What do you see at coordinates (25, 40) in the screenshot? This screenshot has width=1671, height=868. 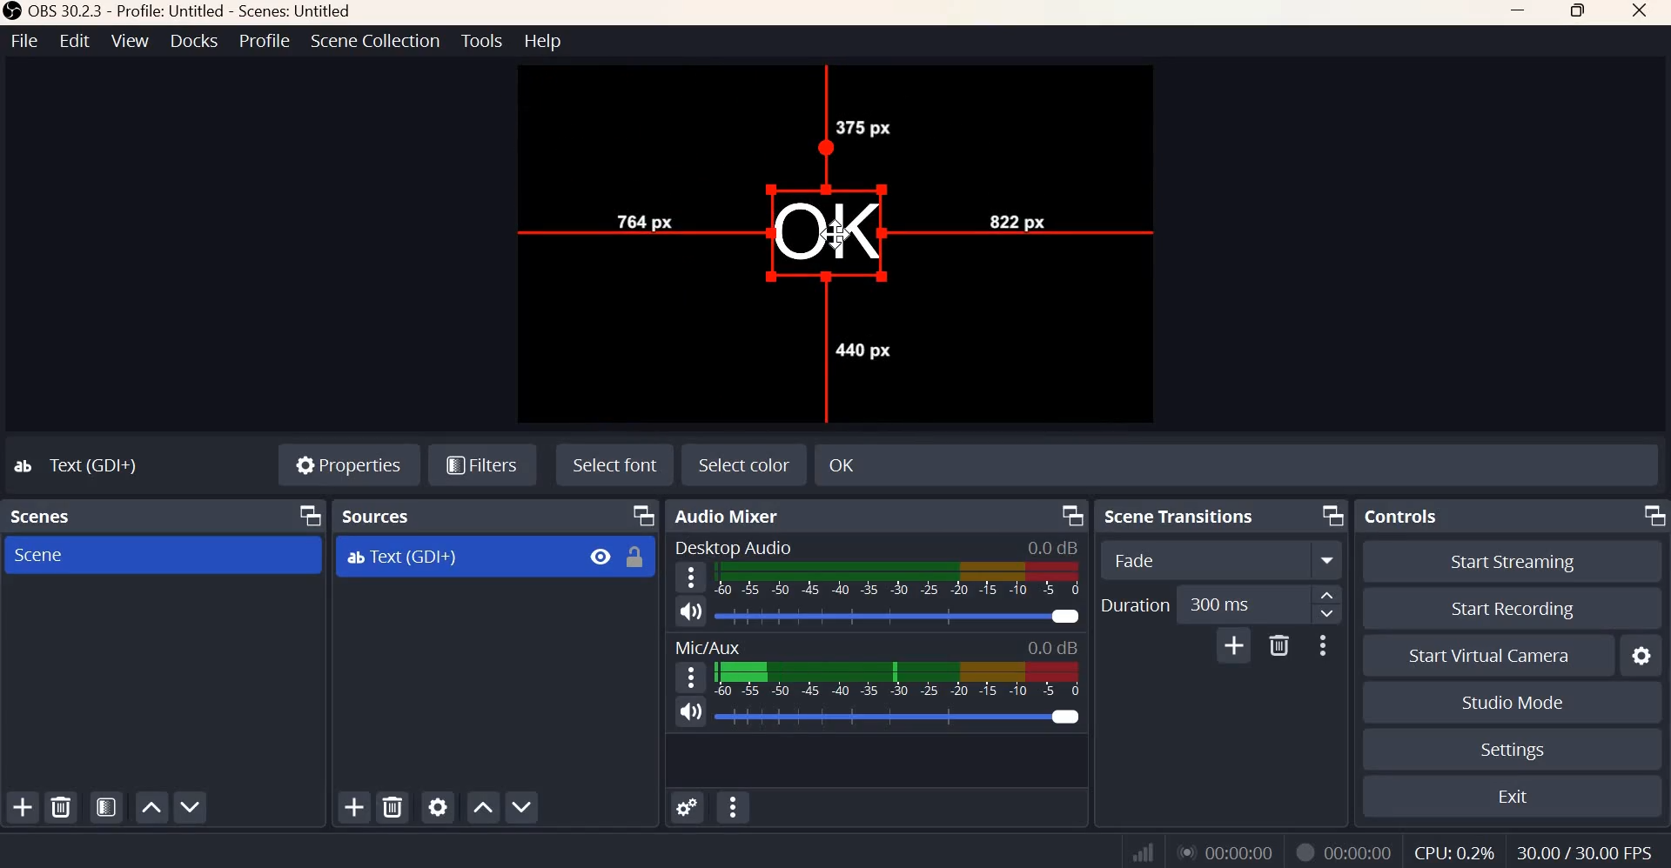 I see `File` at bounding box center [25, 40].